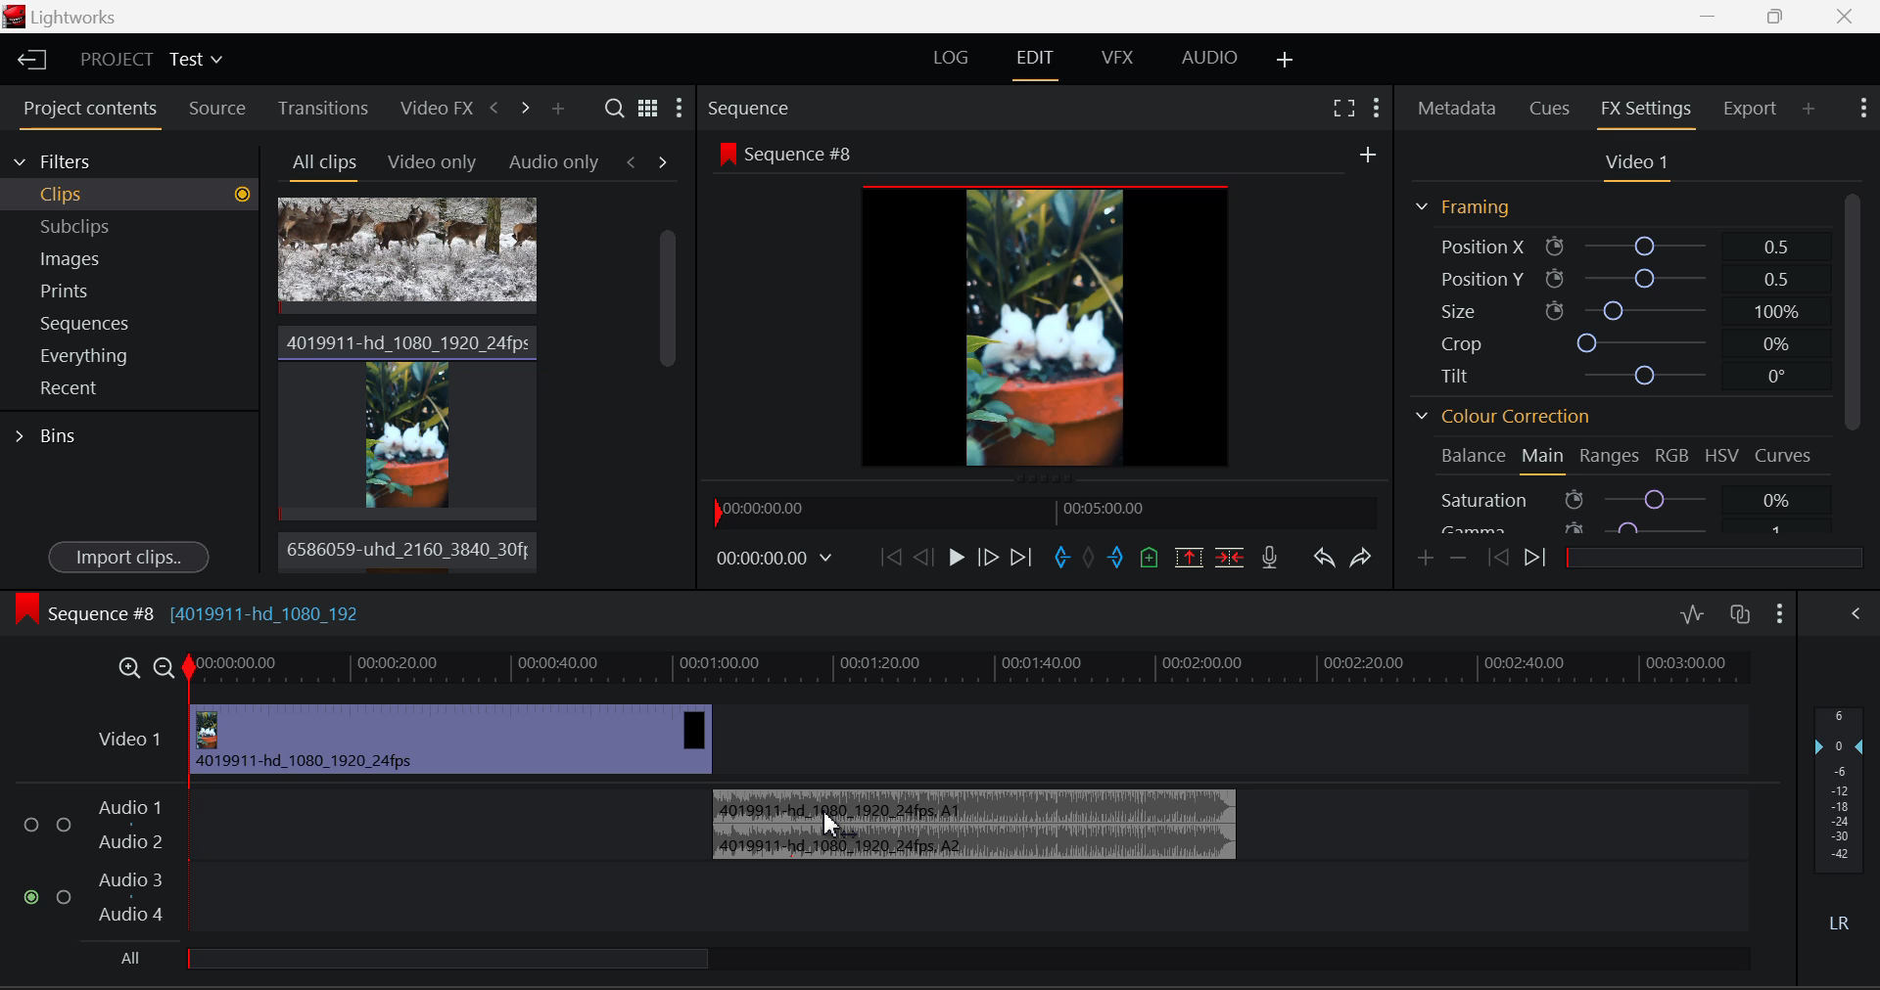 This screenshot has height=990, width=1880. I want to click on Previous Tab, so click(635, 161).